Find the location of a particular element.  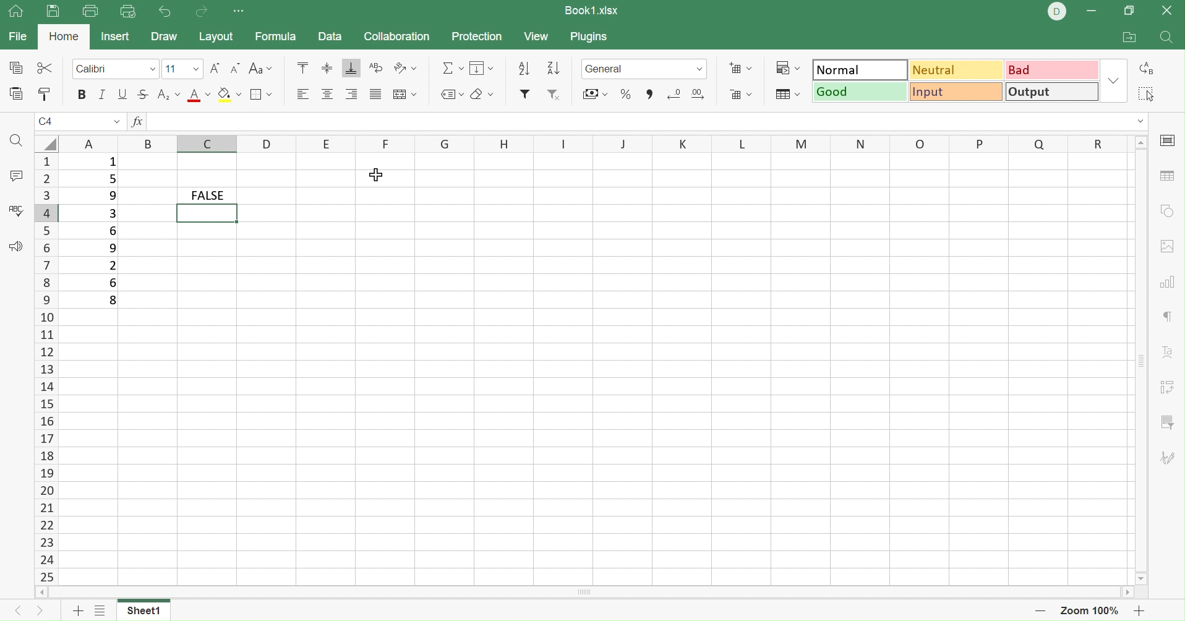

Sort ascending is located at coordinates (554, 66).